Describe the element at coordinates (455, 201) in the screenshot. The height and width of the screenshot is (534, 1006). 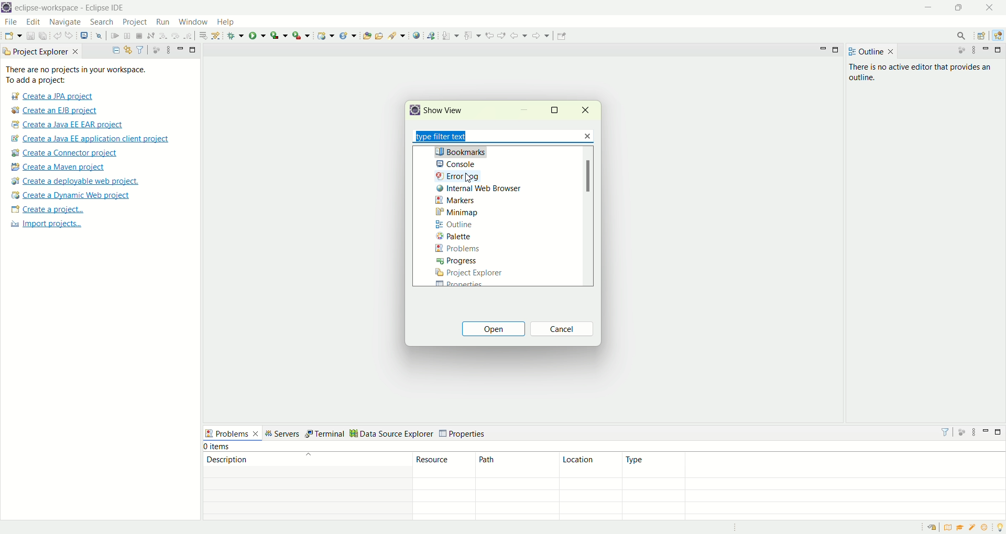
I see `markers` at that location.